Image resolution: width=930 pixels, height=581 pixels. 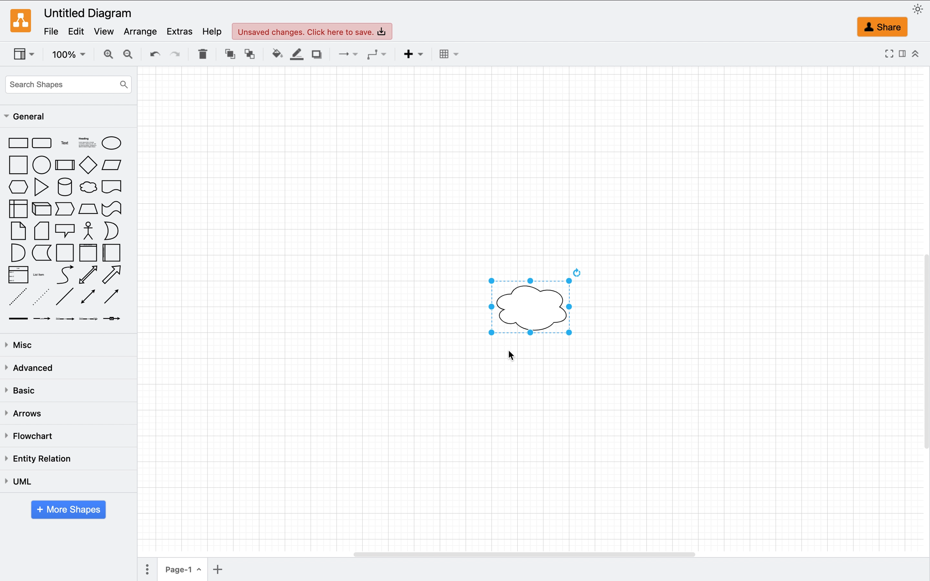 What do you see at coordinates (184, 572) in the screenshot?
I see `page 1` at bounding box center [184, 572].